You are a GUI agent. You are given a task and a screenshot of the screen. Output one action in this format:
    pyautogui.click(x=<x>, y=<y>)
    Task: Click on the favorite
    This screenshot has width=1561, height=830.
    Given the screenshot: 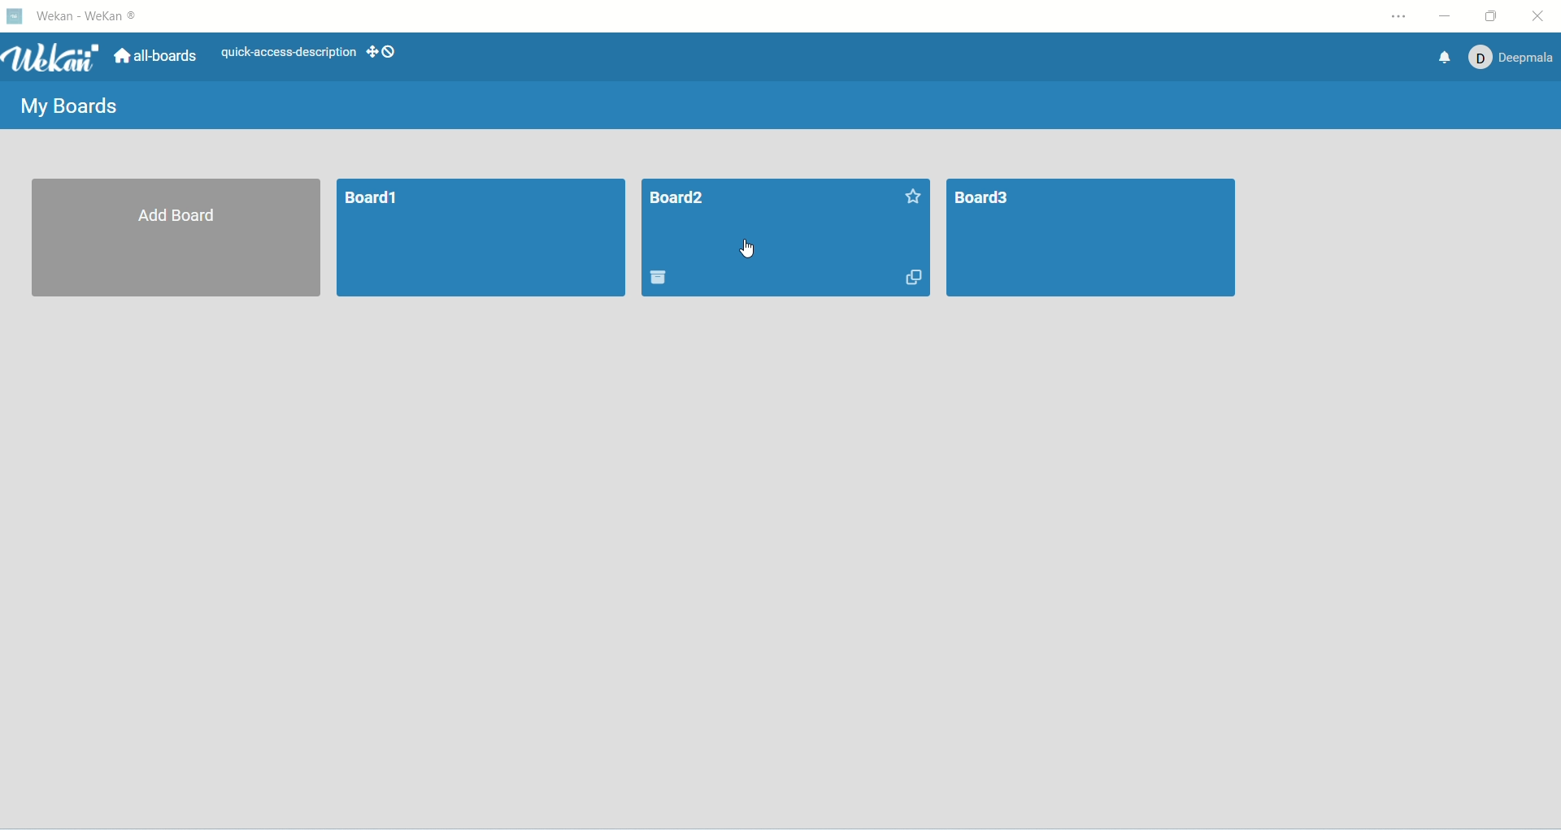 What is the action you would take?
    pyautogui.click(x=911, y=196)
    